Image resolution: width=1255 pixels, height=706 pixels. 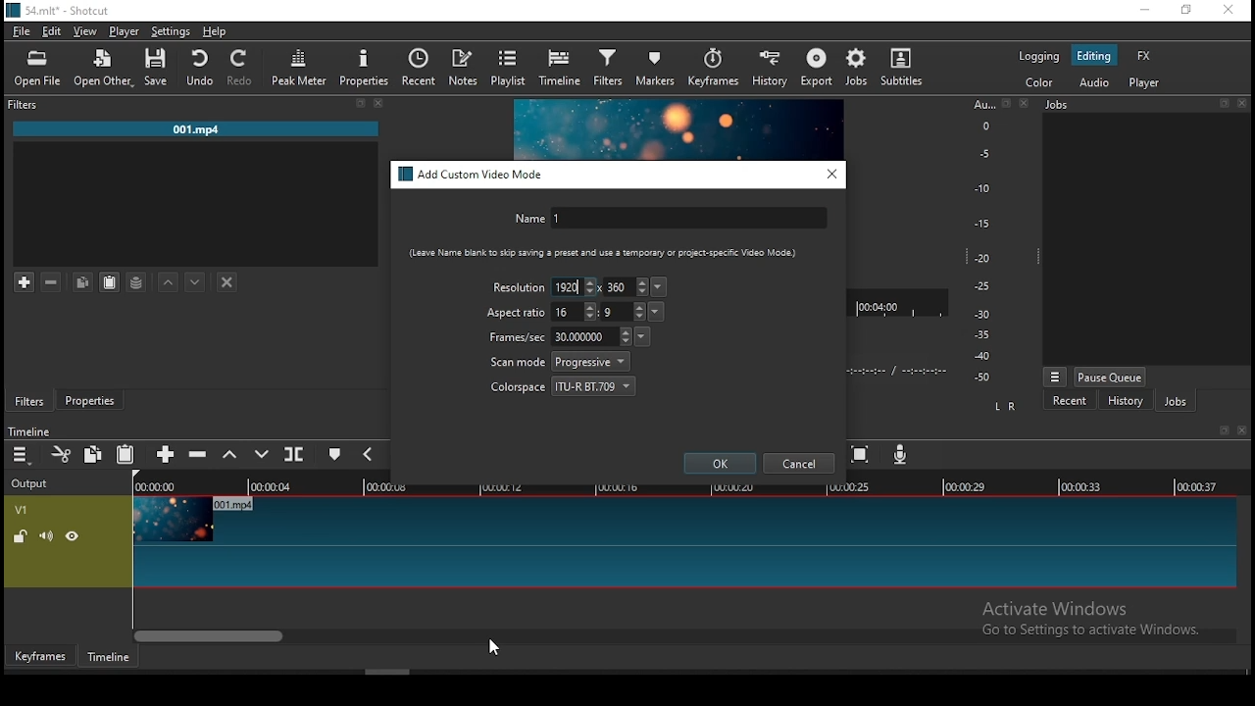 What do you see at coordinates (1059, 104) in the screenshot?
I see `jobs` at bounding box center [1059, 104].